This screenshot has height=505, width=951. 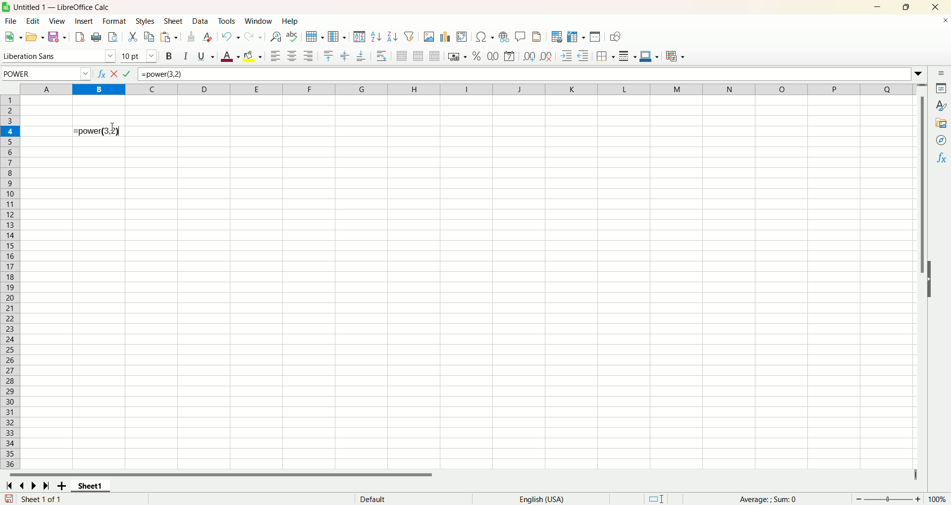 What do you see at coordinates (596, 38) in the screenshot?
I see `split windows` at bounding box center [596, 38].